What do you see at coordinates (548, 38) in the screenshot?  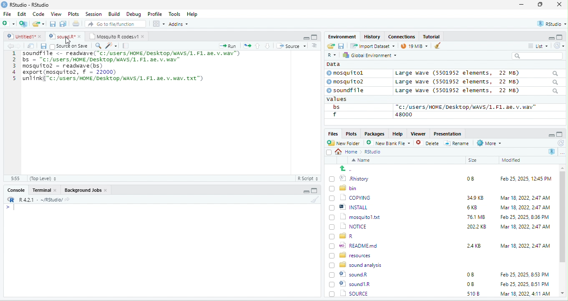 I see `minimize` at bounding box center [548, 38].